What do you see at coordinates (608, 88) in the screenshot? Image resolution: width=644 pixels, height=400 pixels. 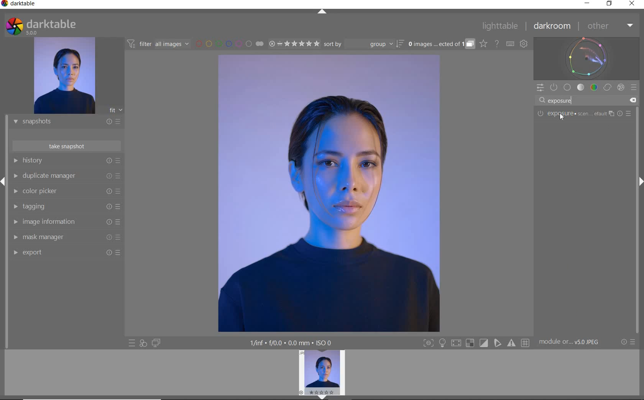 I see `CORRECT` at bounding box center [608, 88].